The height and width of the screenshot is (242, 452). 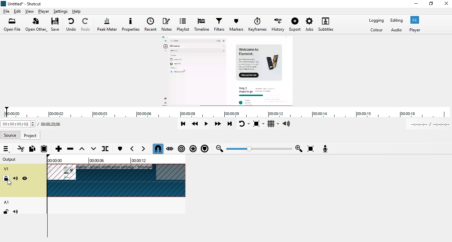 What do you see at coordinates (11, 159) in the screenshot?
I see `output` at bounding box center [11, 159].